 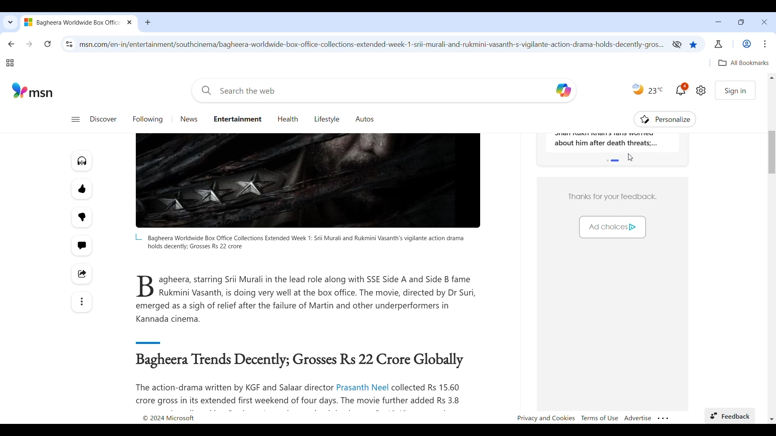 What do you see at coordinates (612, 143) in the screenshot?
I see `Trending news section` at bounding box center [612, 143].